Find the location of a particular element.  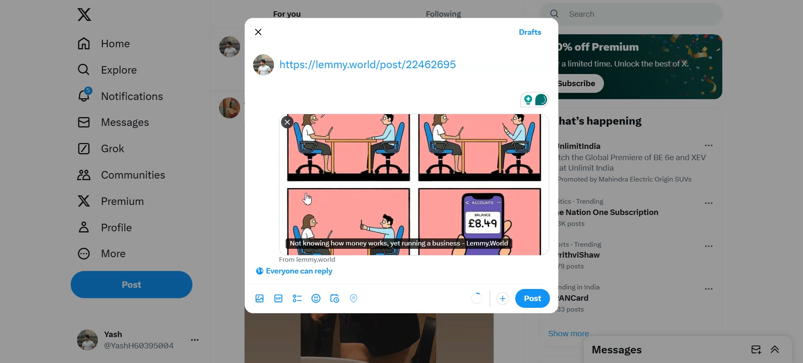

home  is located at coordinates (103, 45).